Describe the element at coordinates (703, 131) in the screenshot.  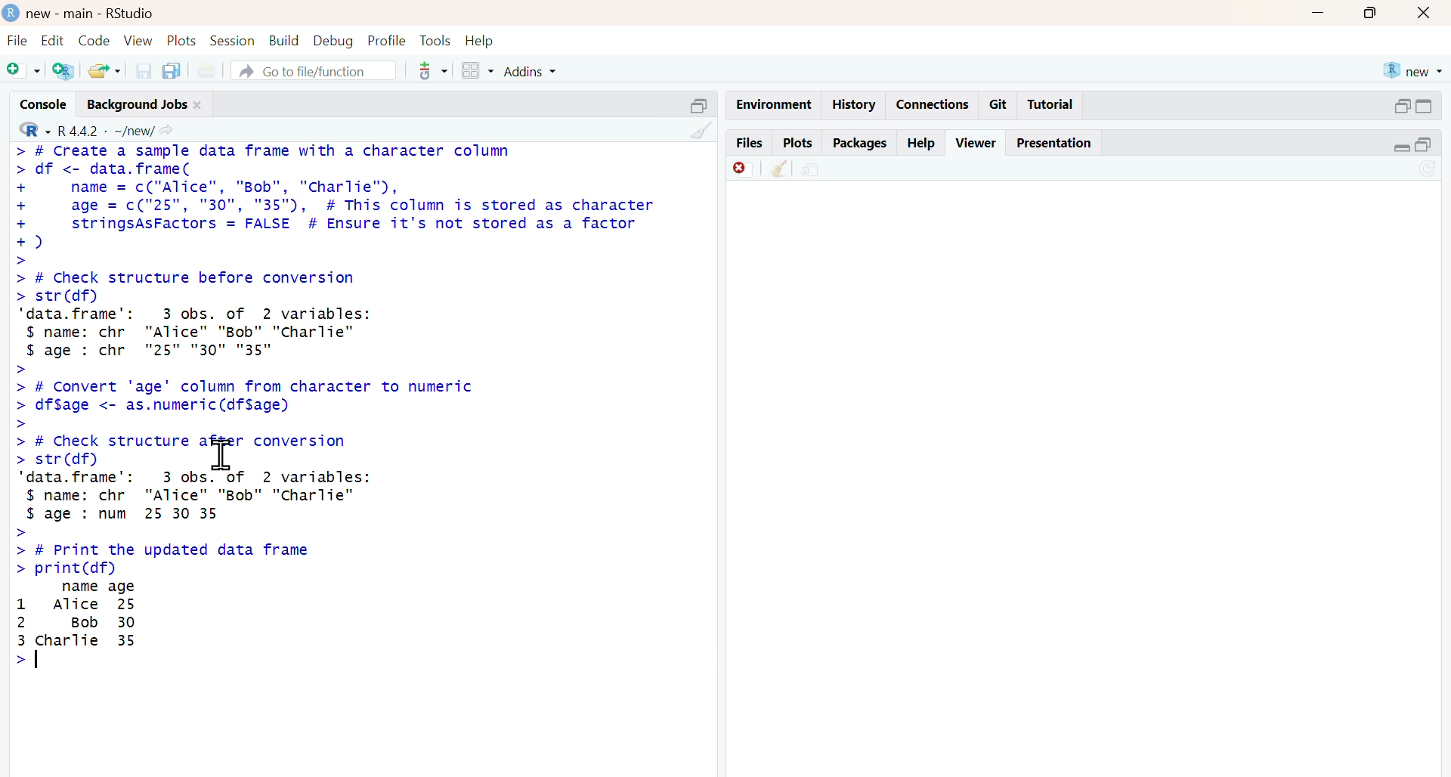
I see `clean` at that location.